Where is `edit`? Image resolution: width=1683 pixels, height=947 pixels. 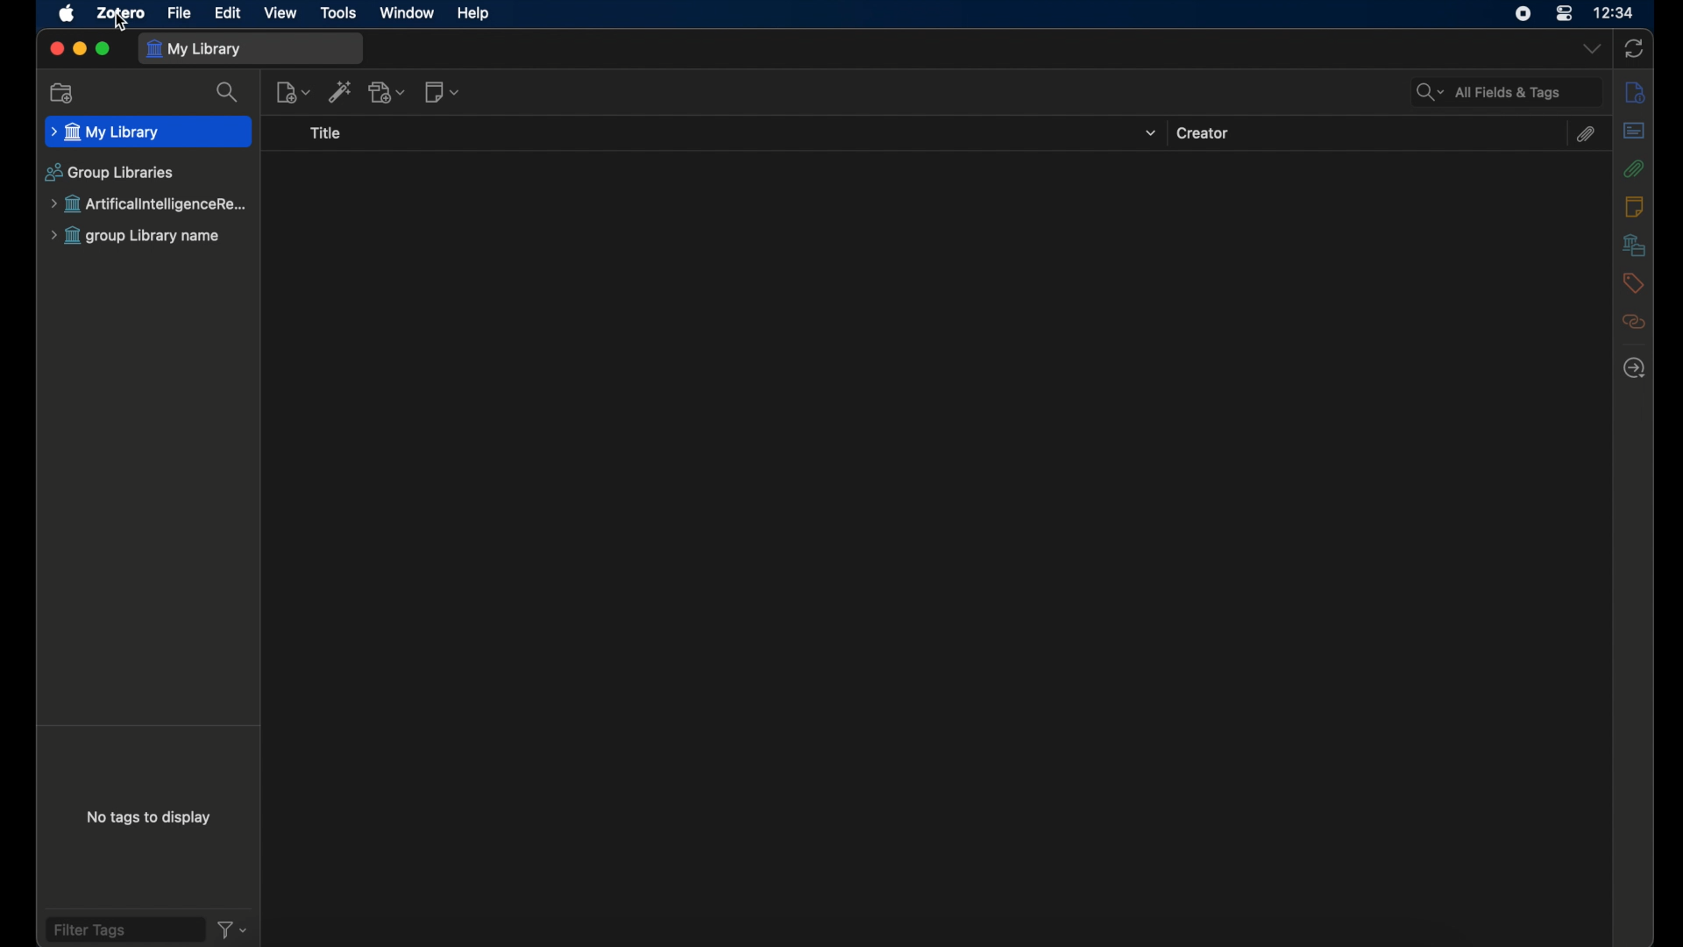
edit is located at coordinates (228, 12).